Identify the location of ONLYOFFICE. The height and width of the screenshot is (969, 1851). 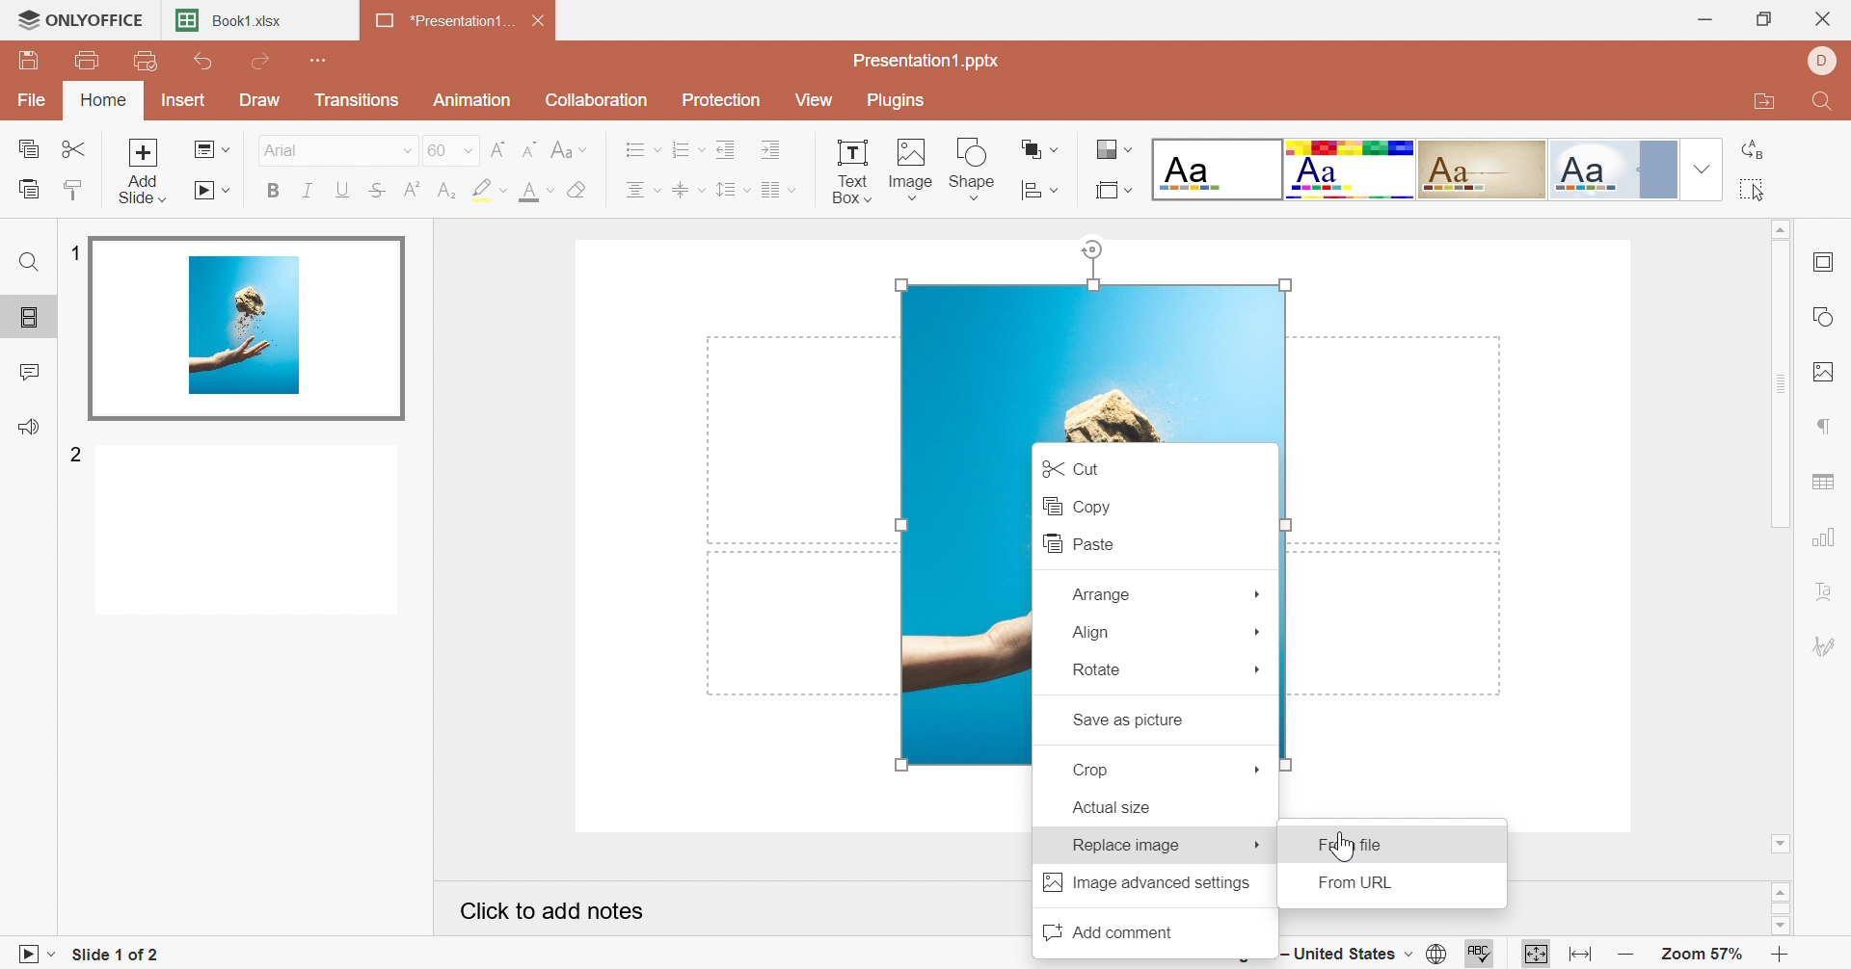
(81, 21).